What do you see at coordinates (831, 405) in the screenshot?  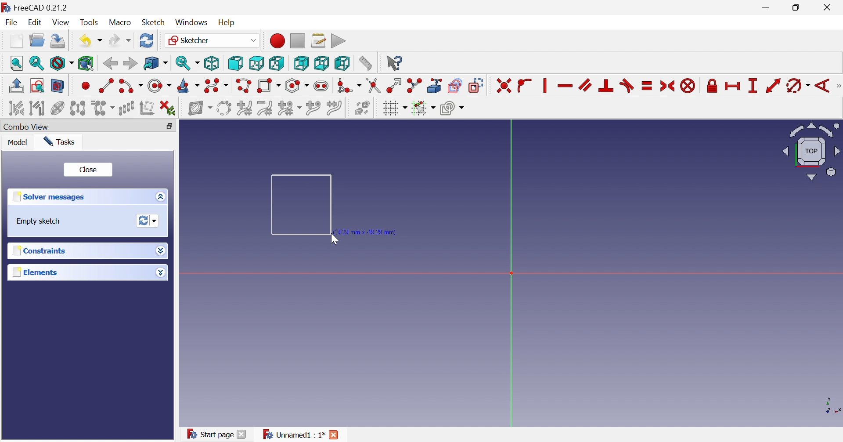 I see `x, y axis` at bounding box center [831, 405].